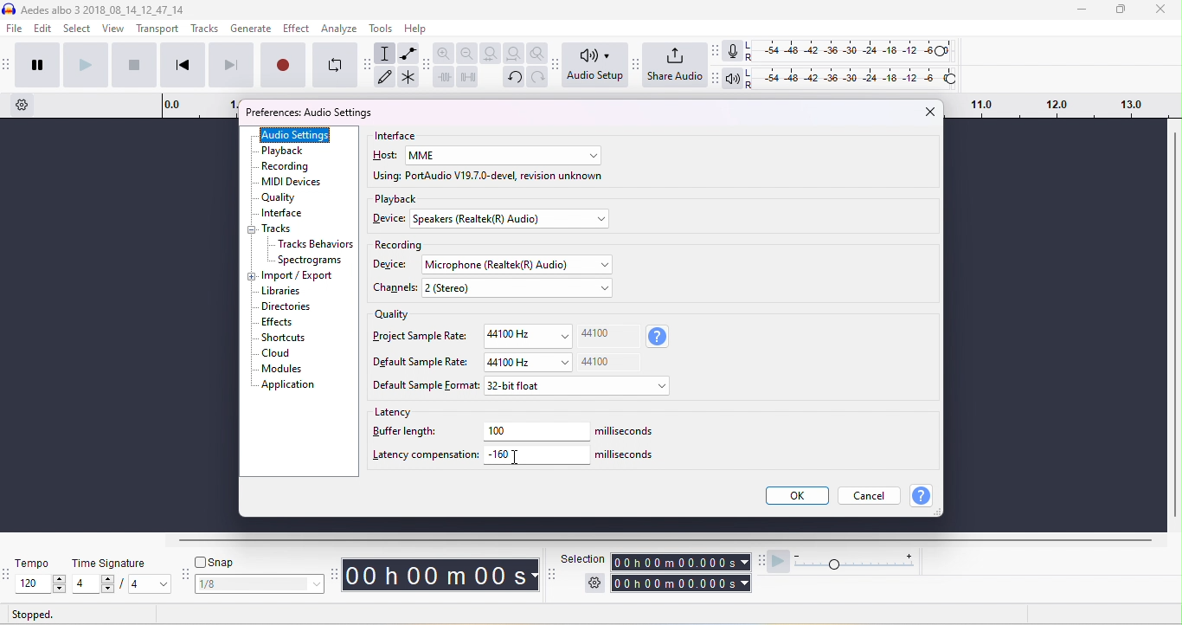 The height and width of the screenshot is (625, 1182). What do you see at coordinates (716, 79) in the screenshot?
I see `Audacity playback meter toolbar` at bounding box center [716, 79].